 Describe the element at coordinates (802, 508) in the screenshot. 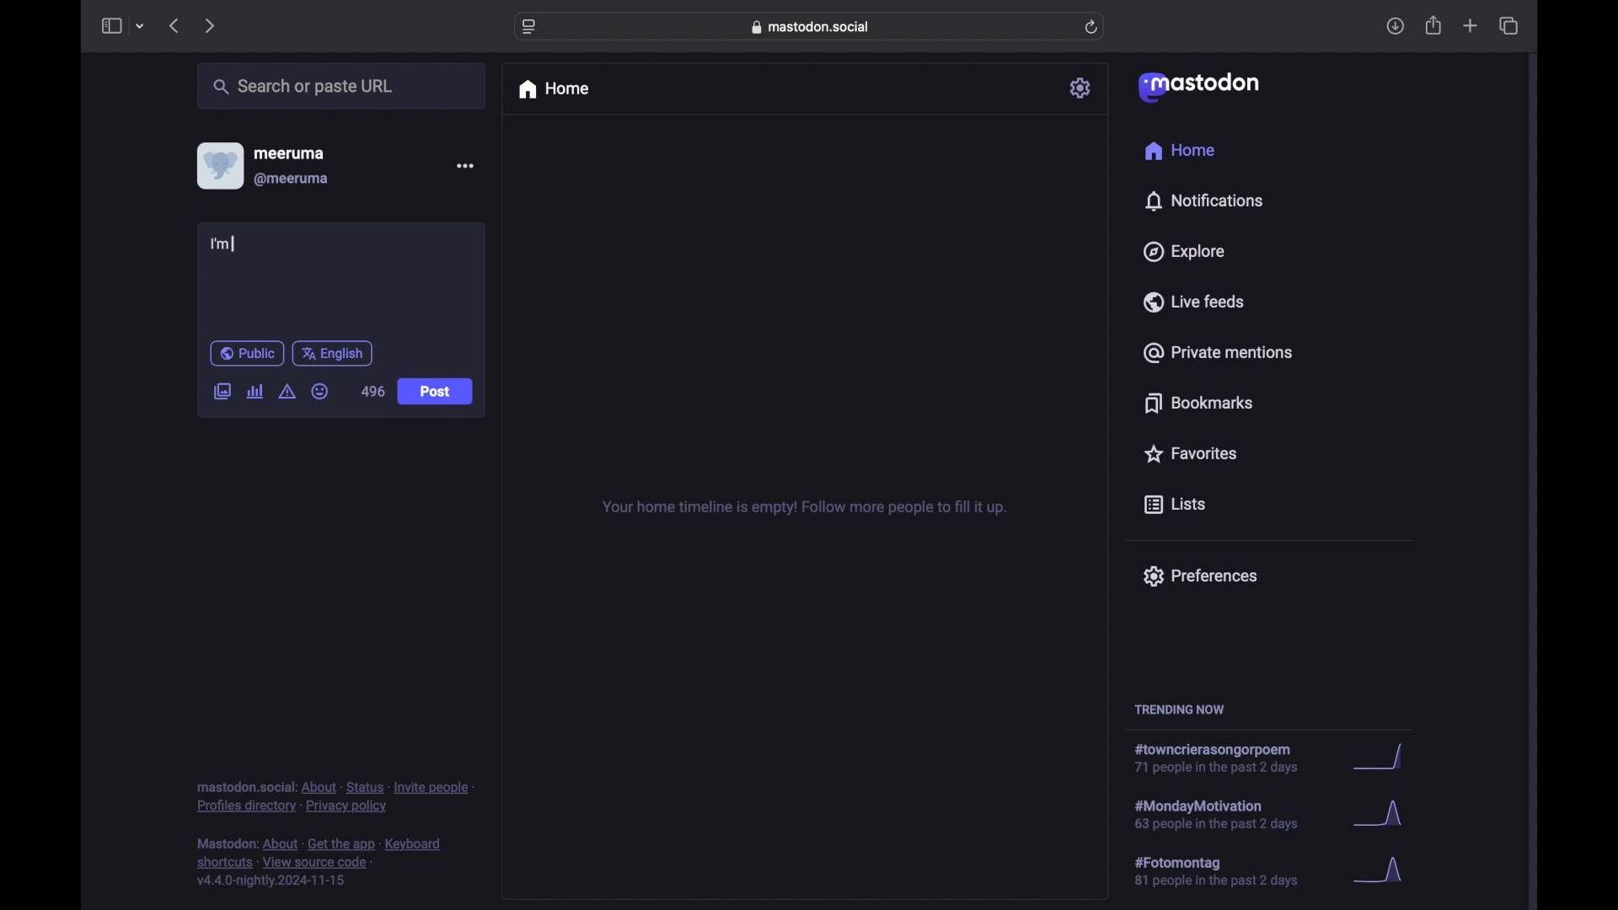

I see `your home timeline is  empty! follow for more tips` at that location.